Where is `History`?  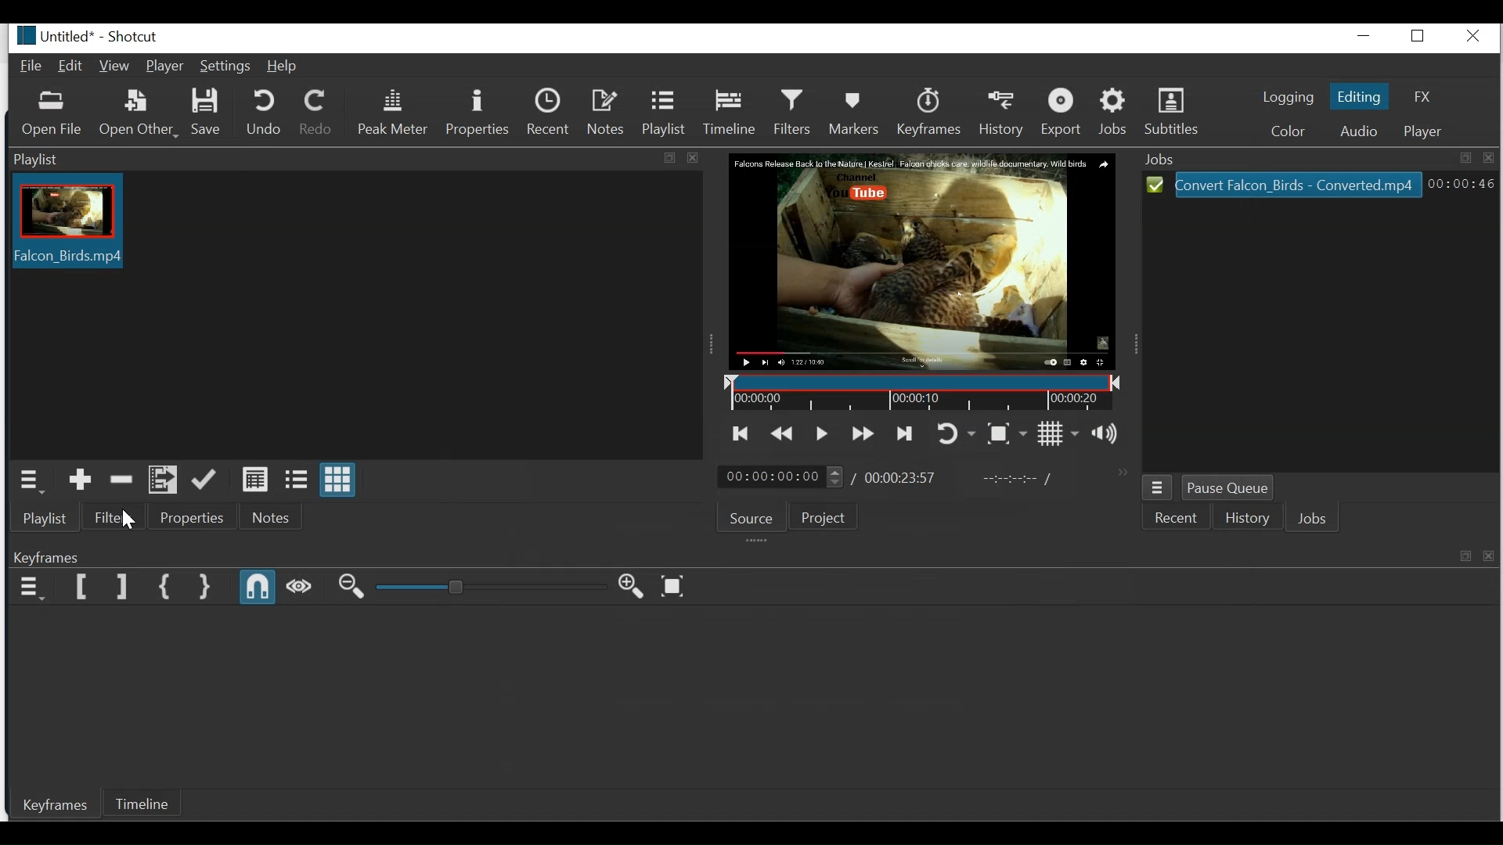
History is located at coordinates (1247, 516).